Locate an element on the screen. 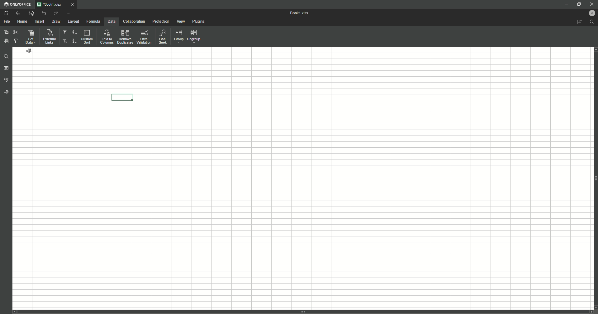 This screenshot has height=314, width=598. Redo is located at coordinates (55, 13).